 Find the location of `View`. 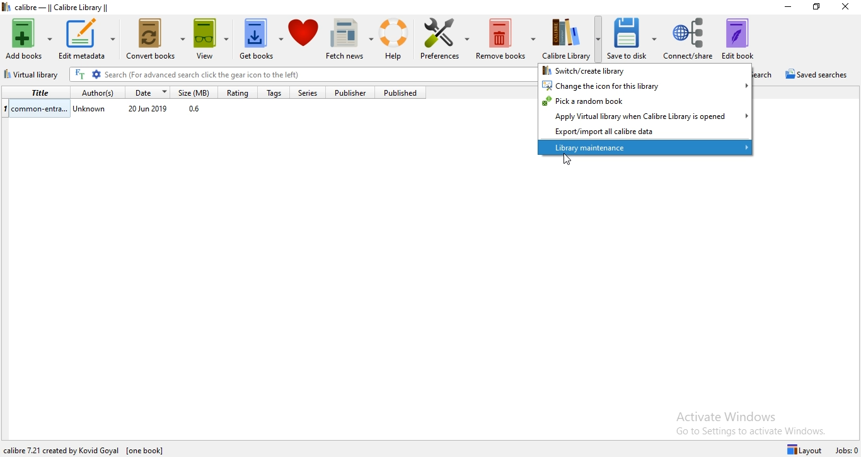

View is located at coordinates (214, 41).